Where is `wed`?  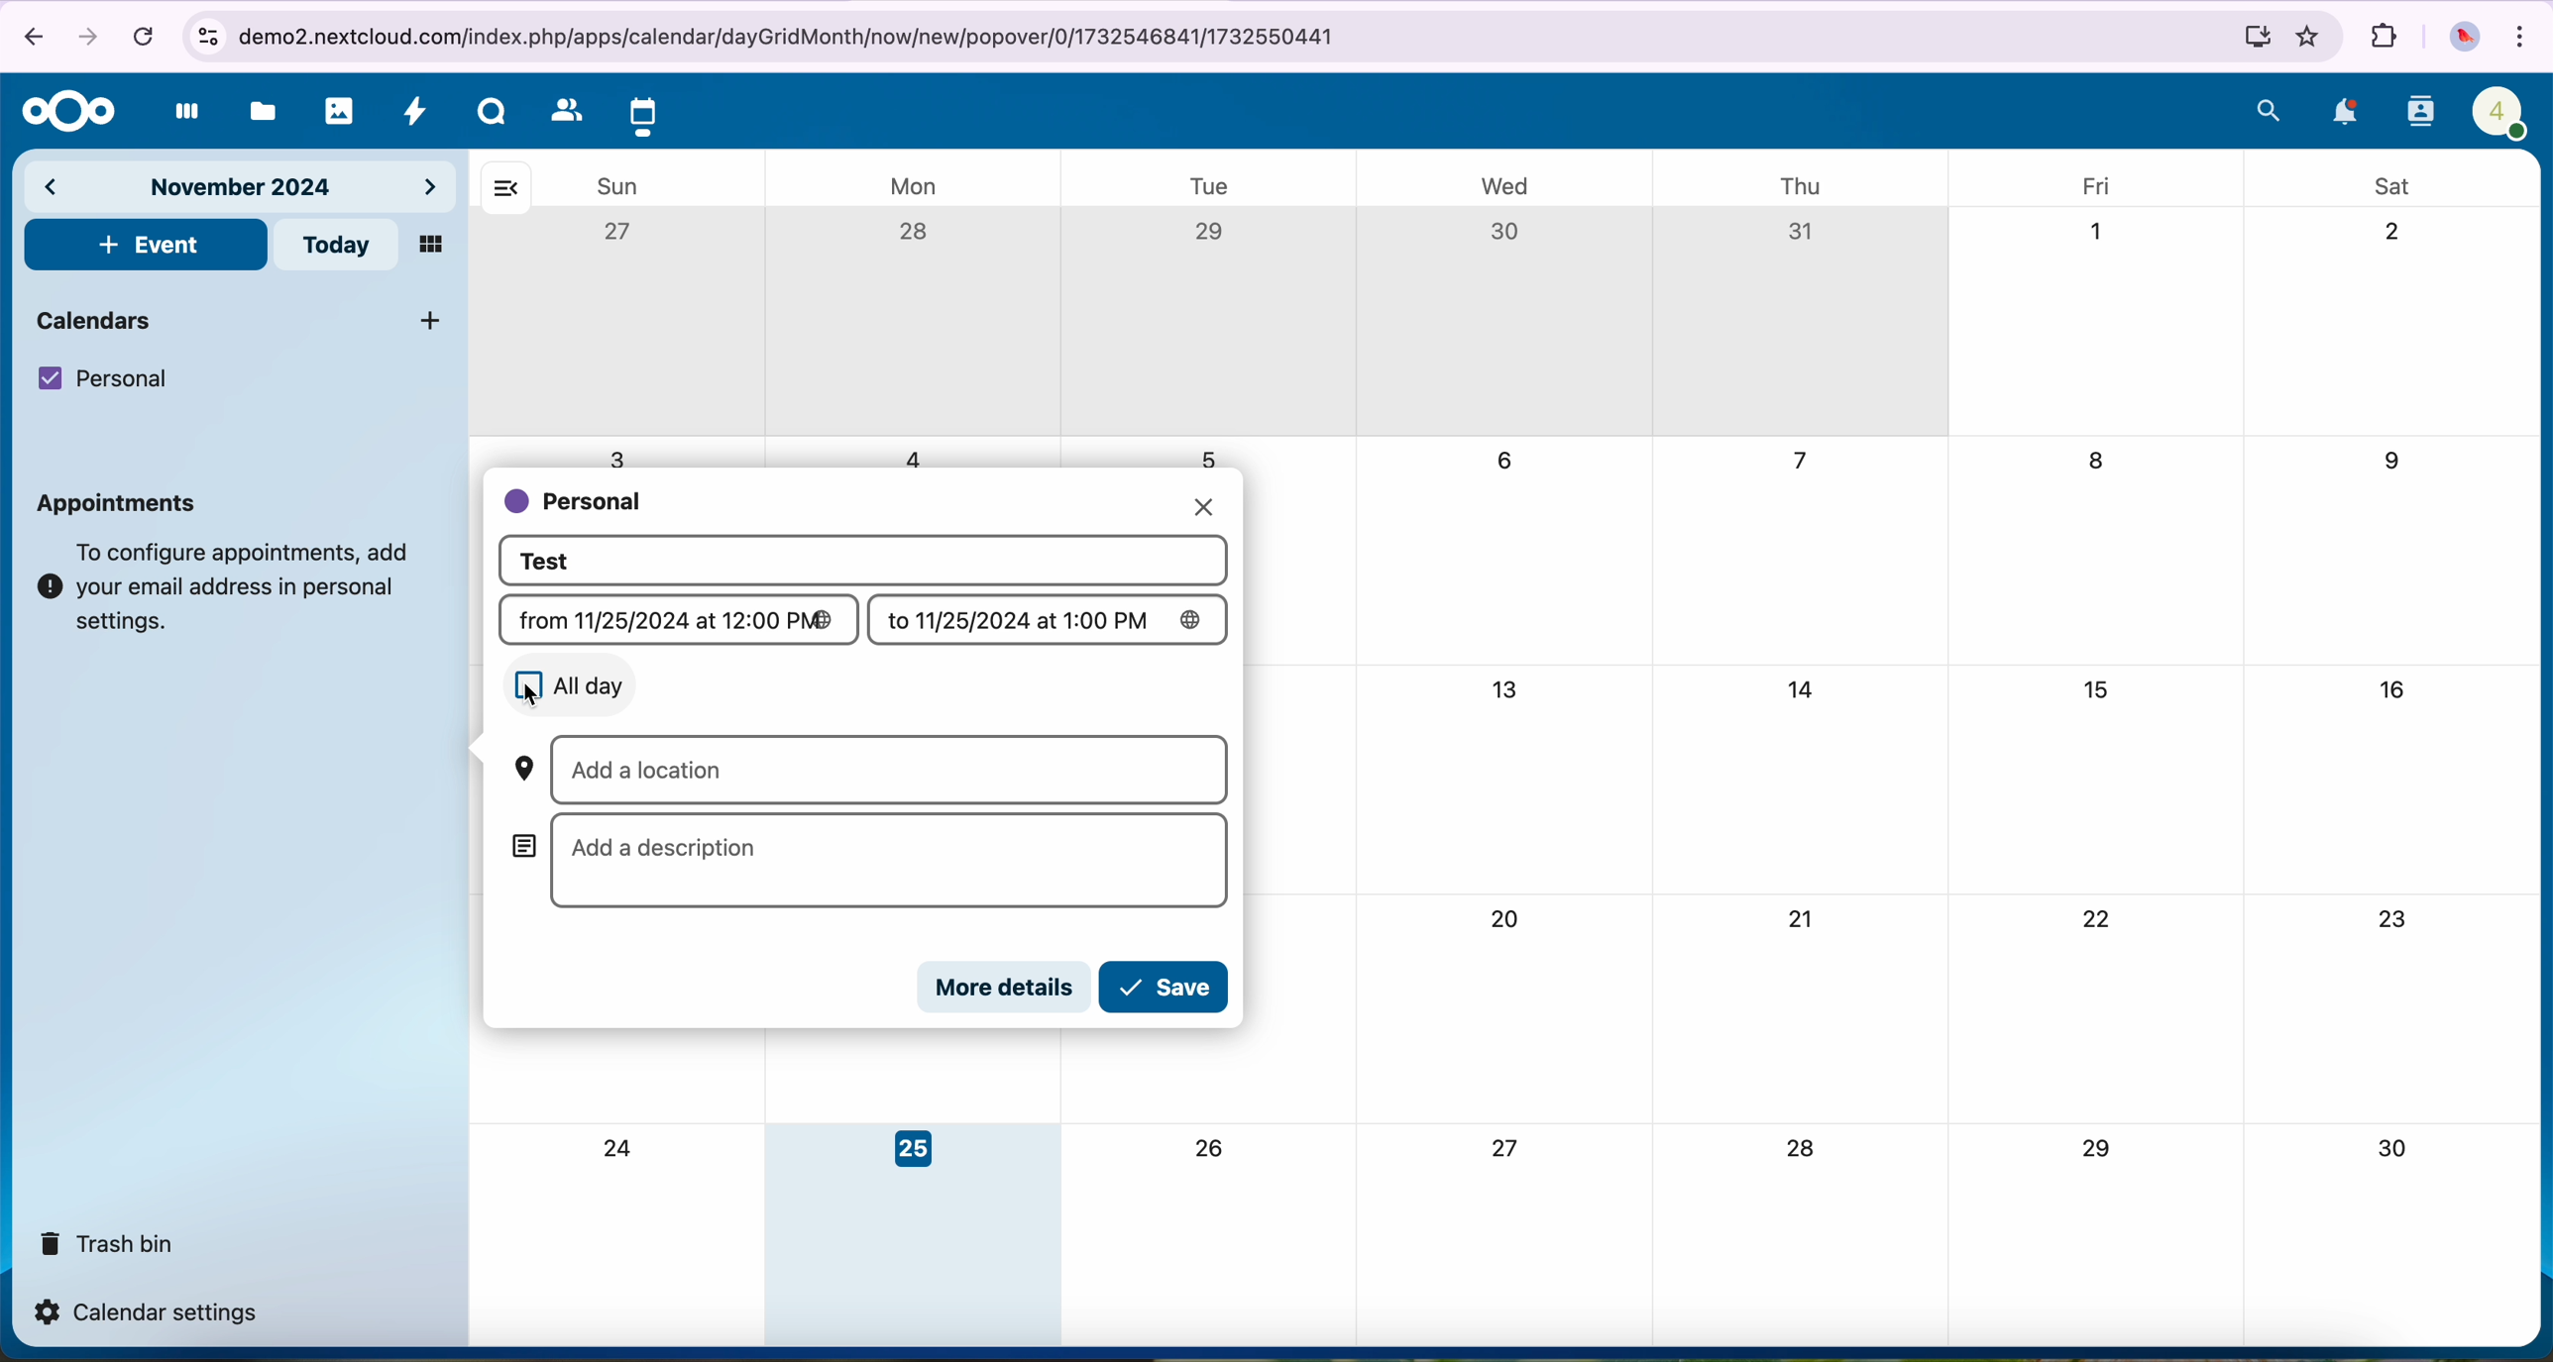
wed is located at coordinates (1502, 184).